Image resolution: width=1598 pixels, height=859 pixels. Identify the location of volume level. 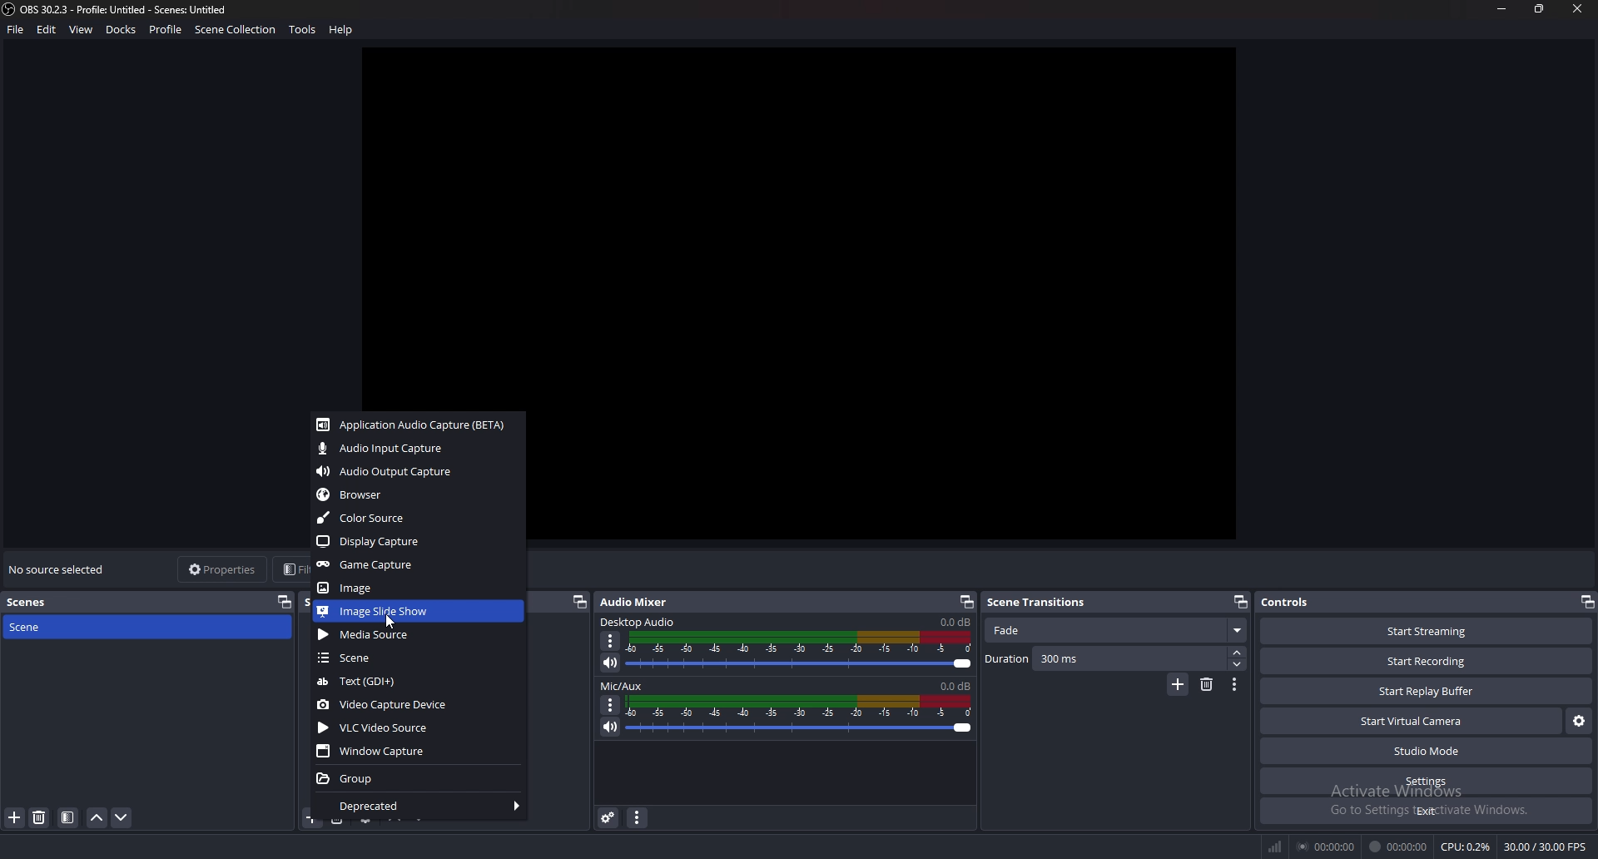
(955, 686).